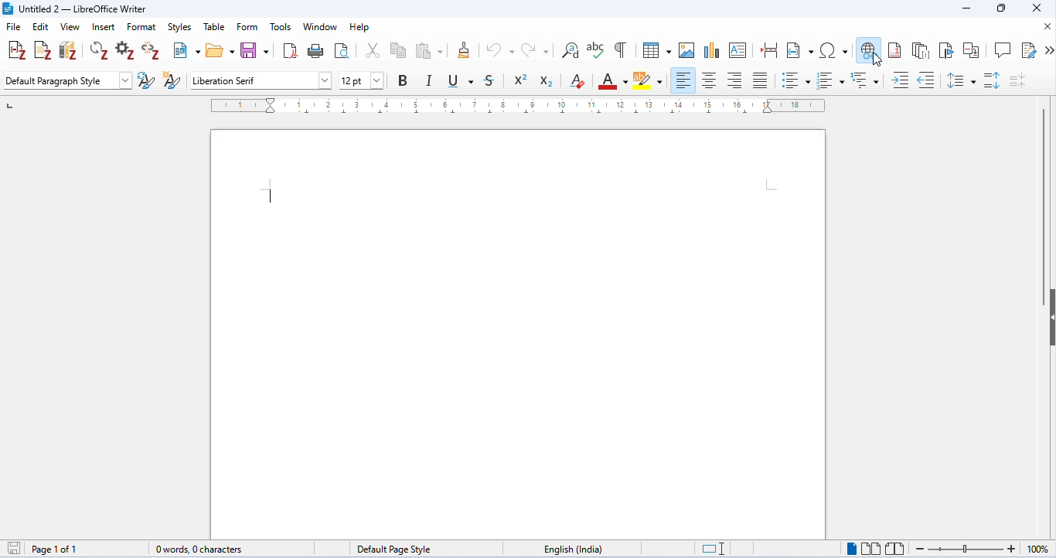 The height and width of the screenshot is (558, 1056). What do you see at coordinates (71, 28) in the screenshot?
I see `view` at bounding box center [71, 28].